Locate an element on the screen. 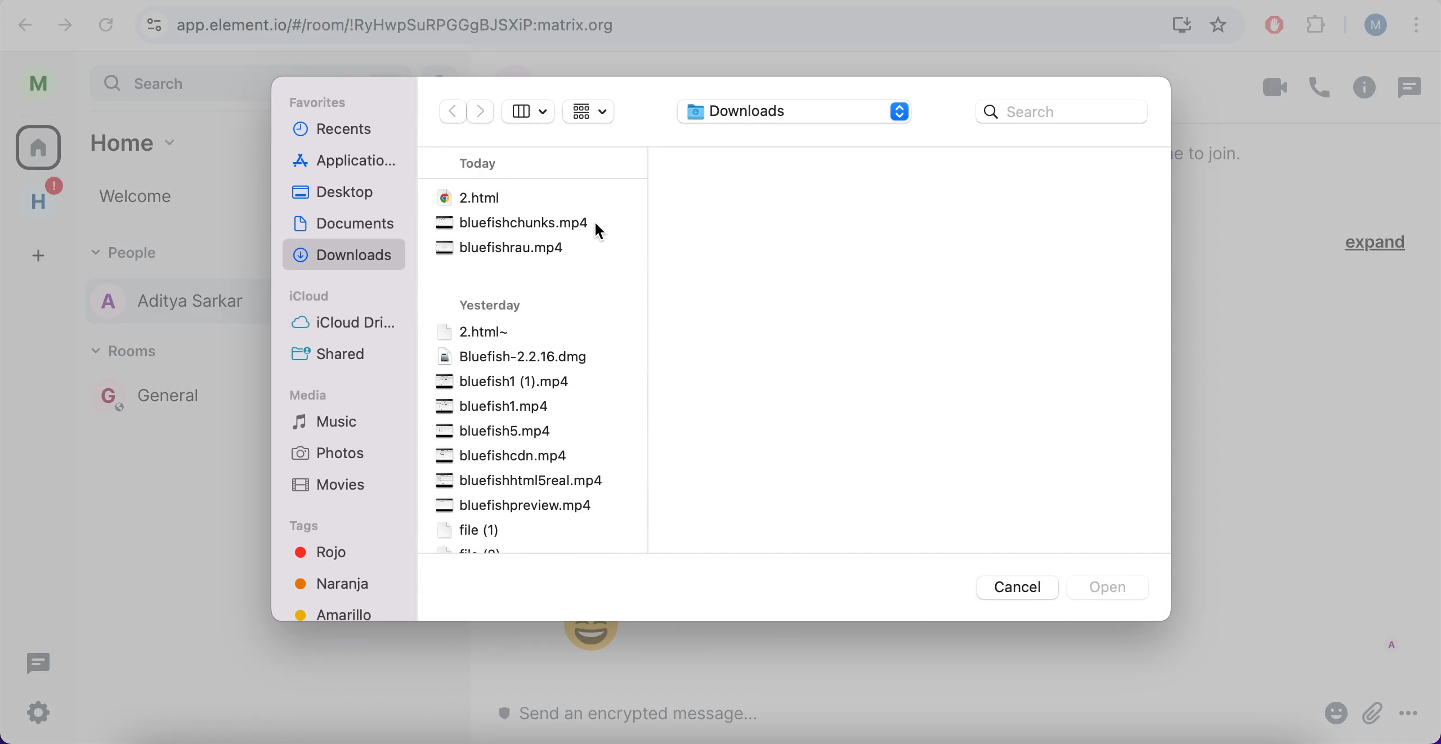  tags is located at coordinates (307, 526).